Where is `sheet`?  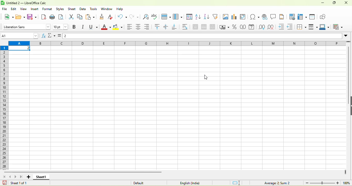 sheet is located at coordinates (72, 9).